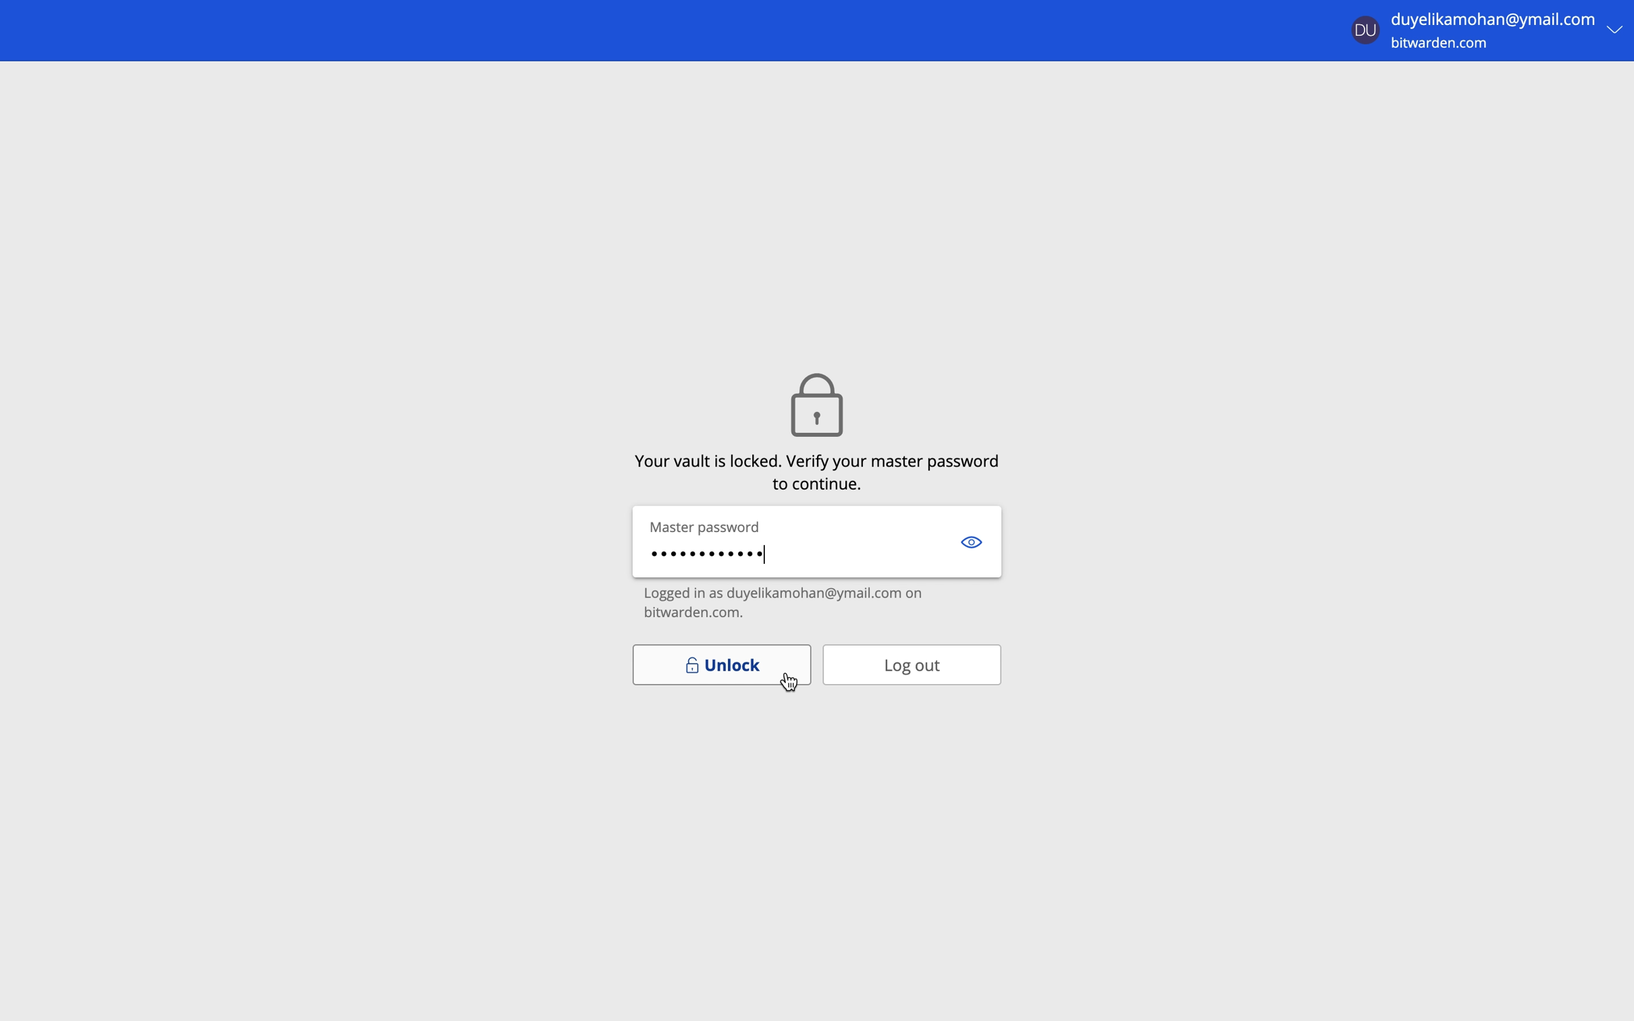  I want to click on account menu, so click(1483, 30).